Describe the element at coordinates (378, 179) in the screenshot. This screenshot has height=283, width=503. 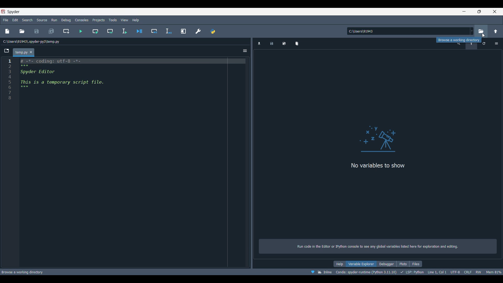
I see `Logo and description of pane` at that location.